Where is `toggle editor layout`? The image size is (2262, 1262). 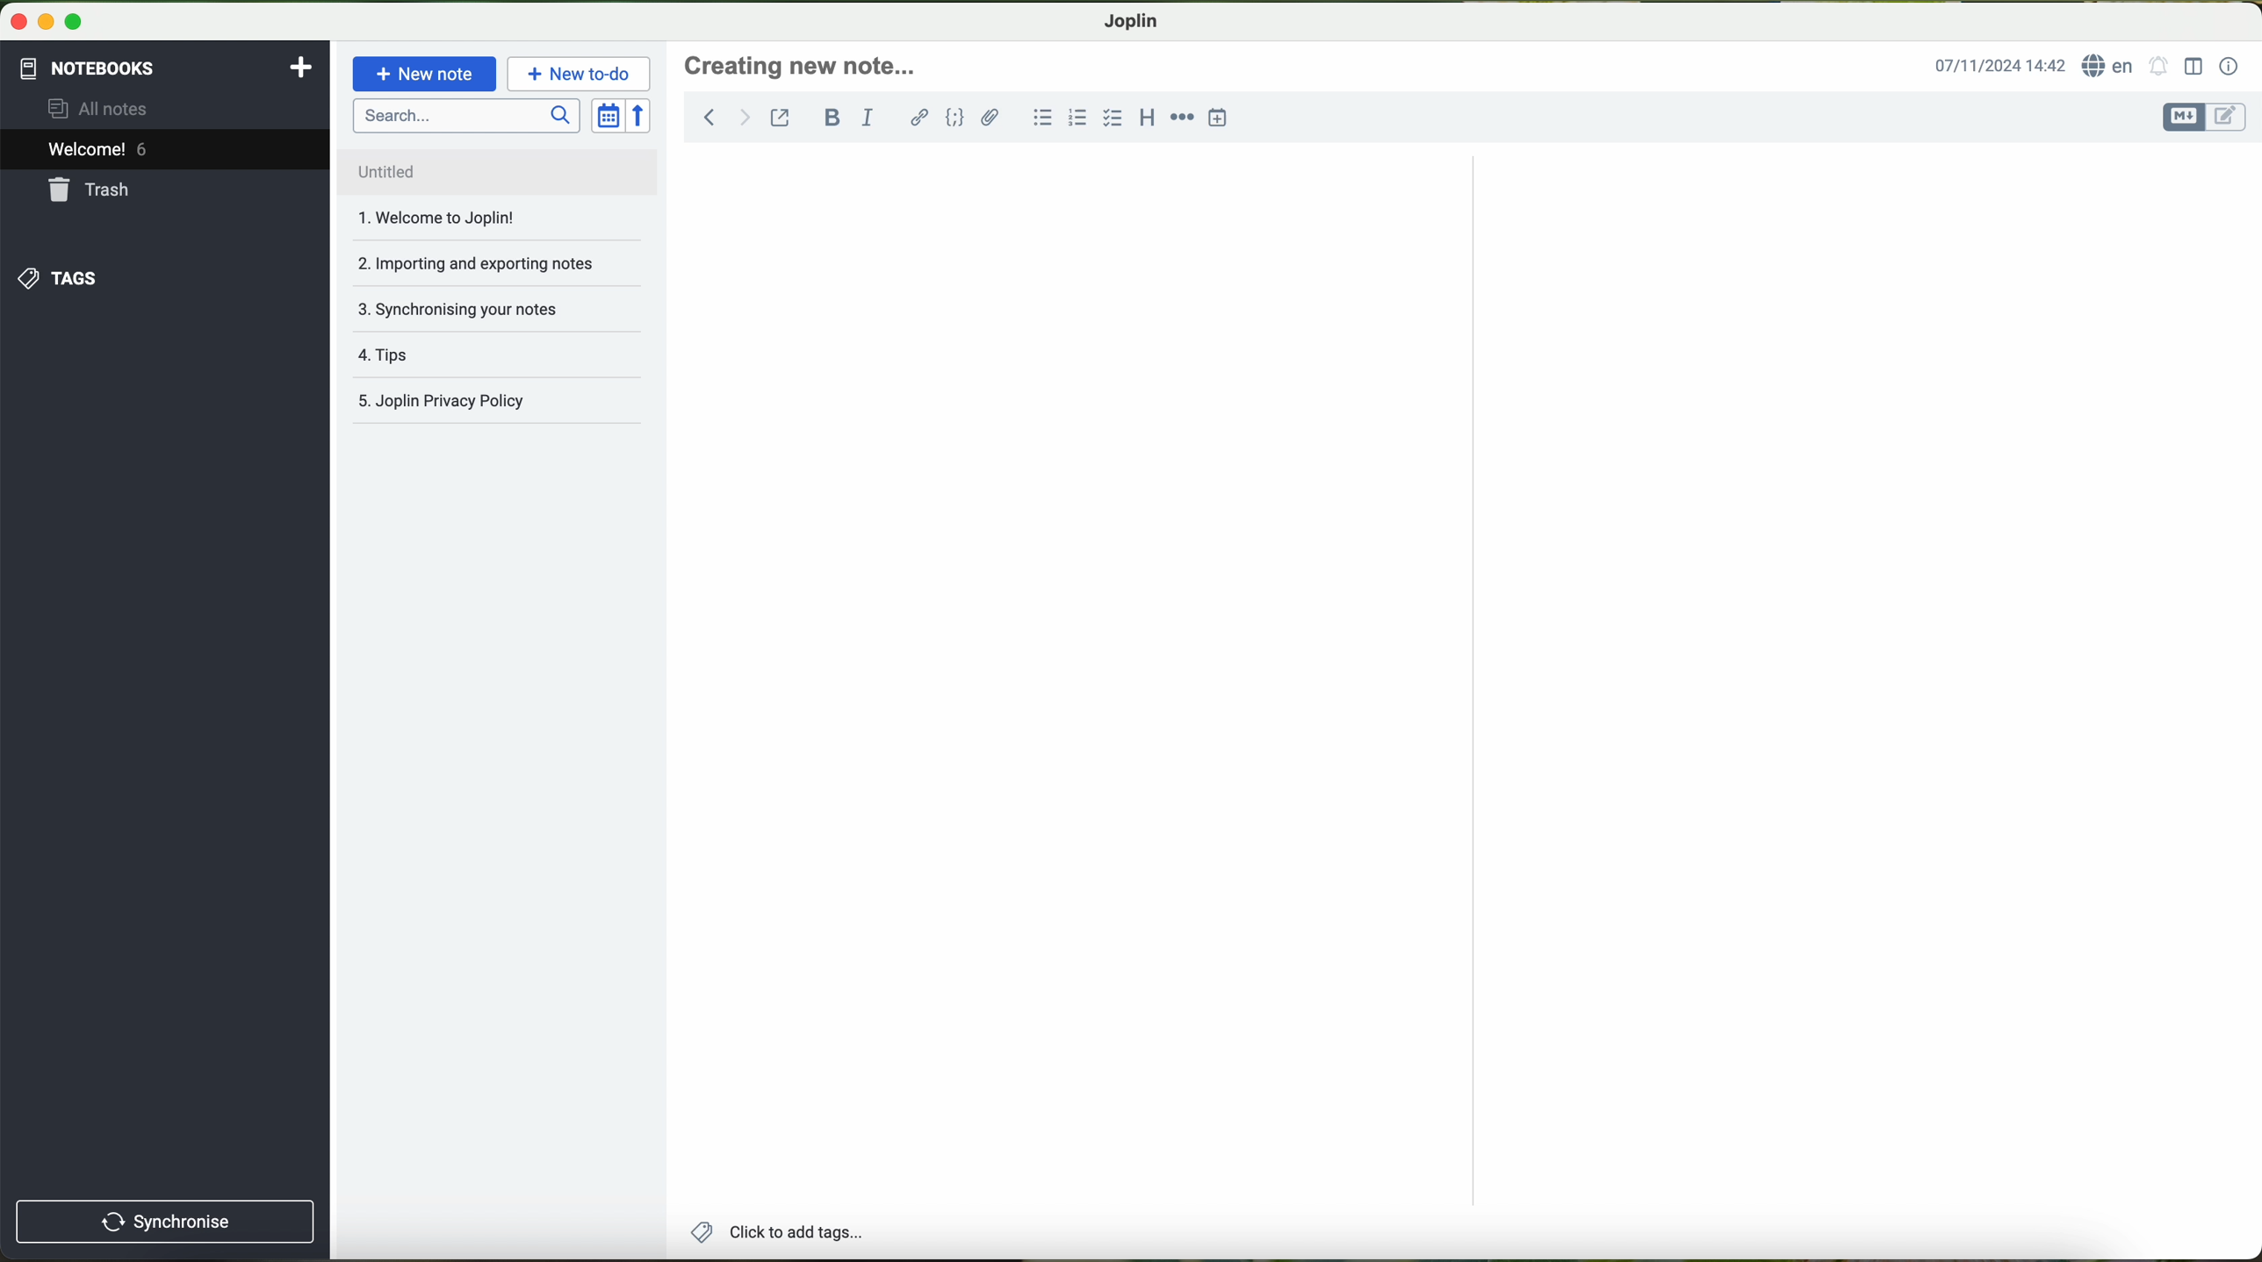
toggle editor layout is located at coordinates (2193, 67).